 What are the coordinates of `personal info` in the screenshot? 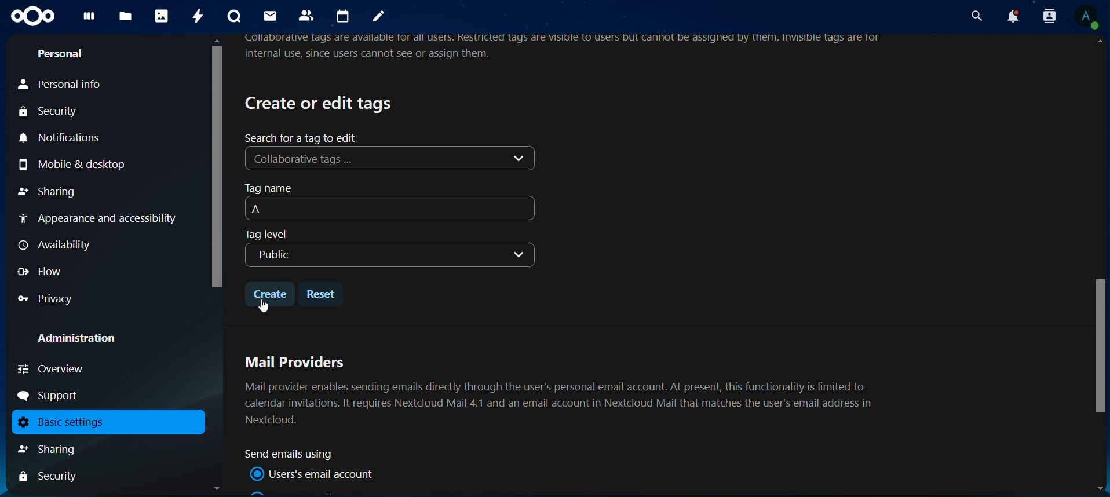 It's located at (76, 85).